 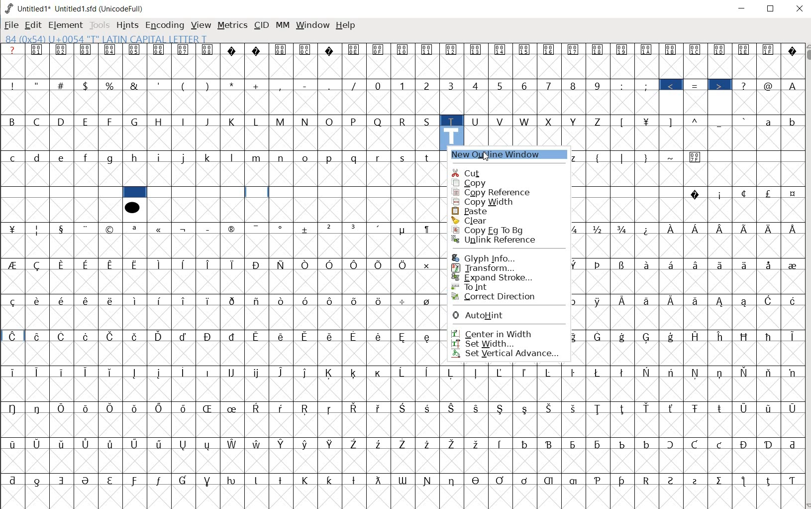 What do you see at coordinates (282, 479) in the screenshot?
I see `Symbol` at bounding box center [282, 479].